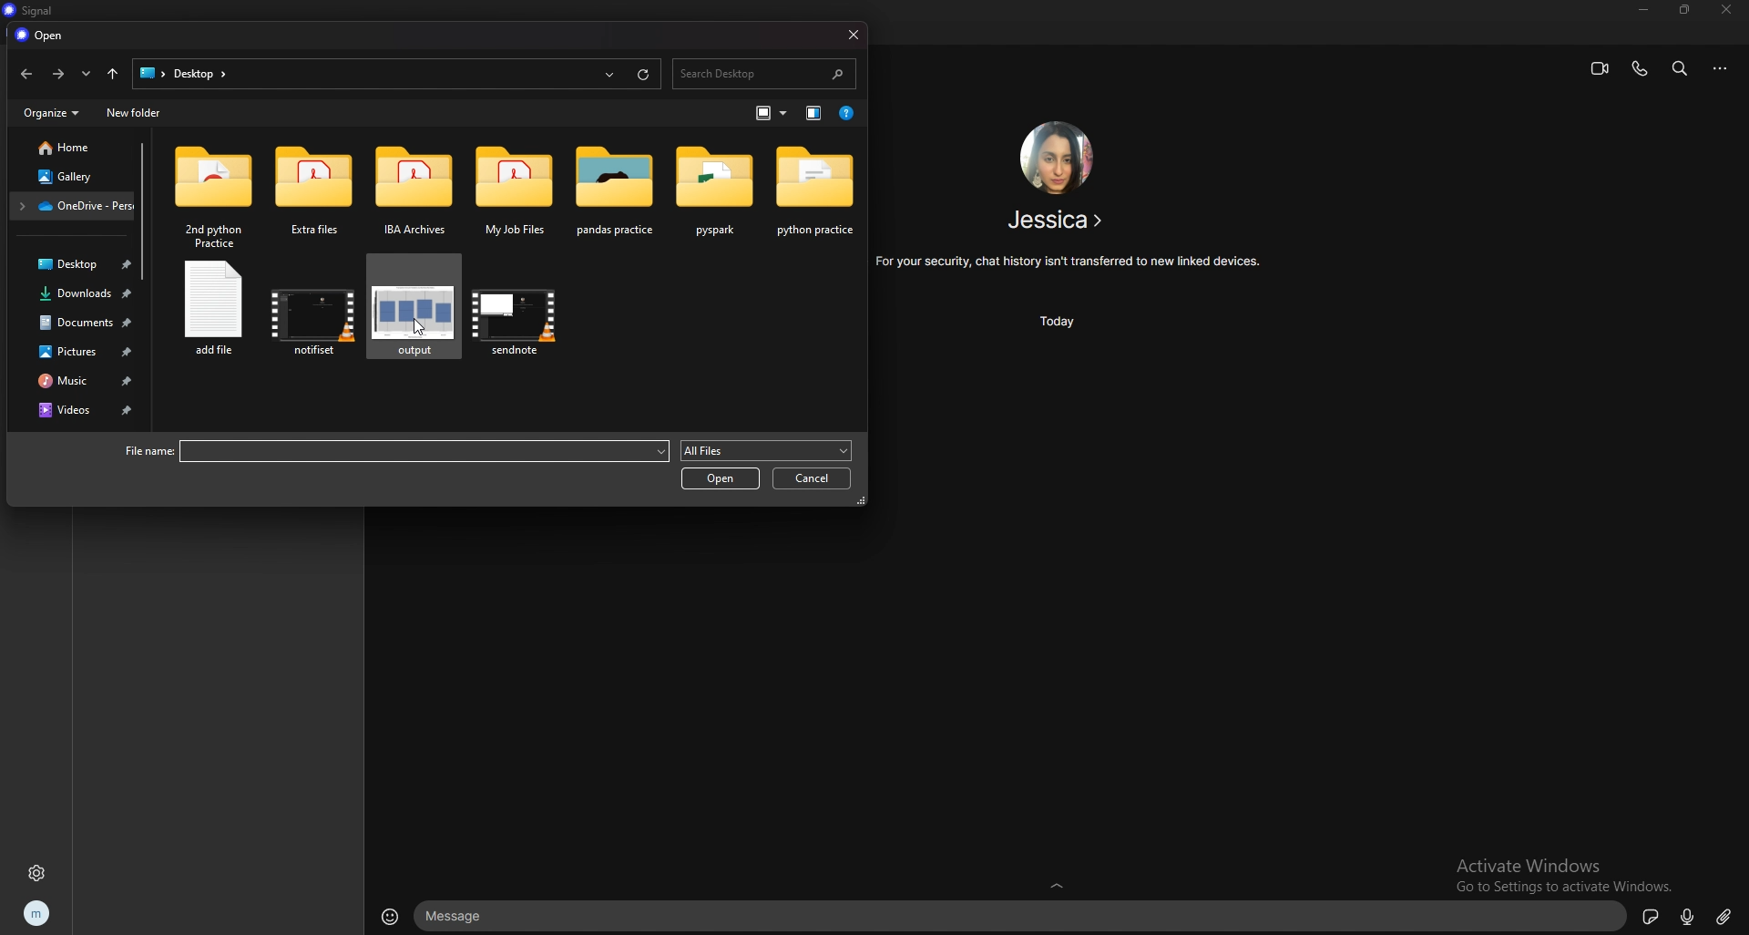 The image size is (1749, 935). What do you see at coordinates (517, 191) in the screenshot?
I see `folder` at bounding box center [517, 191].